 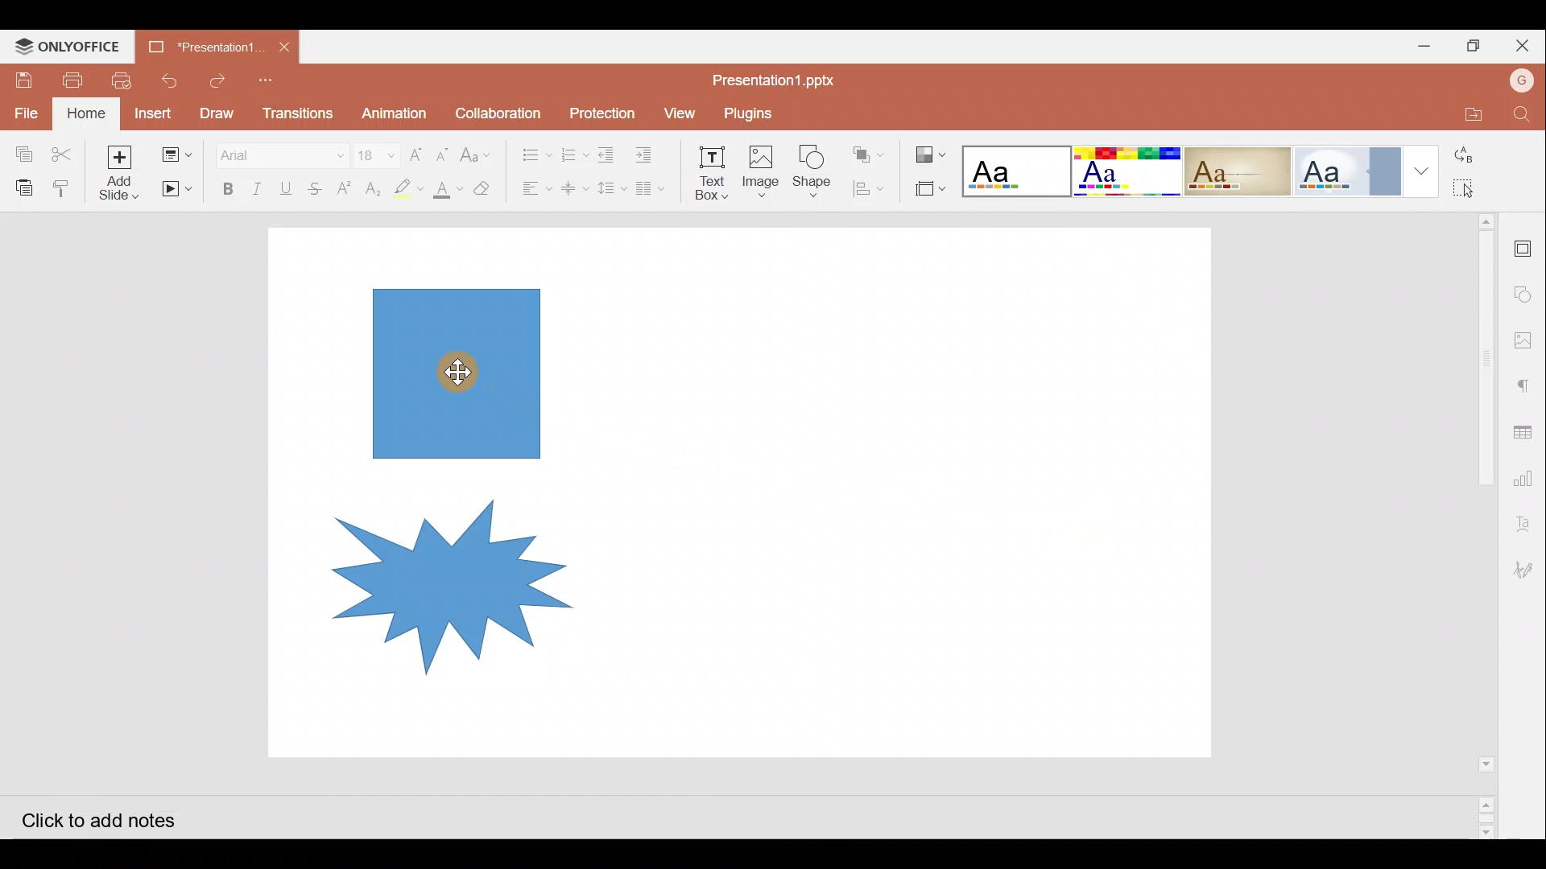 What do you see at coordinates (1528, 431) in the screenshot?
I see `Table settings` at bounding box center [1528, 431].